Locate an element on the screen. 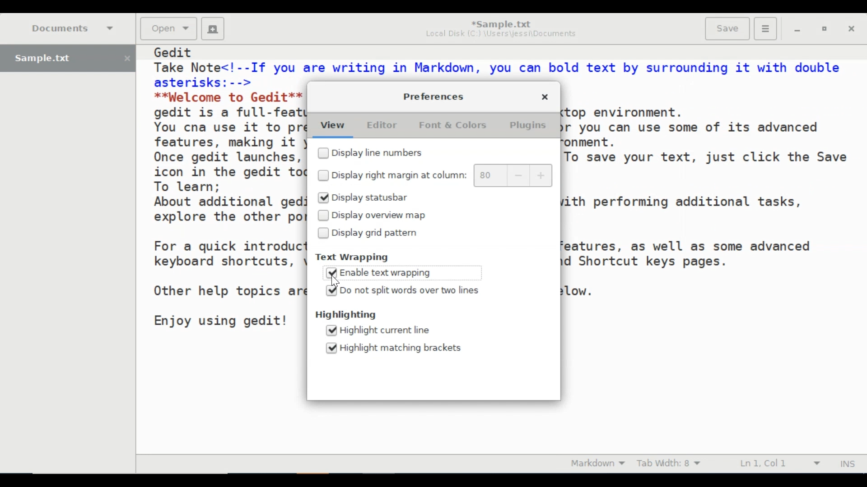  *Sample.txt is located at coordinates (500, 23).